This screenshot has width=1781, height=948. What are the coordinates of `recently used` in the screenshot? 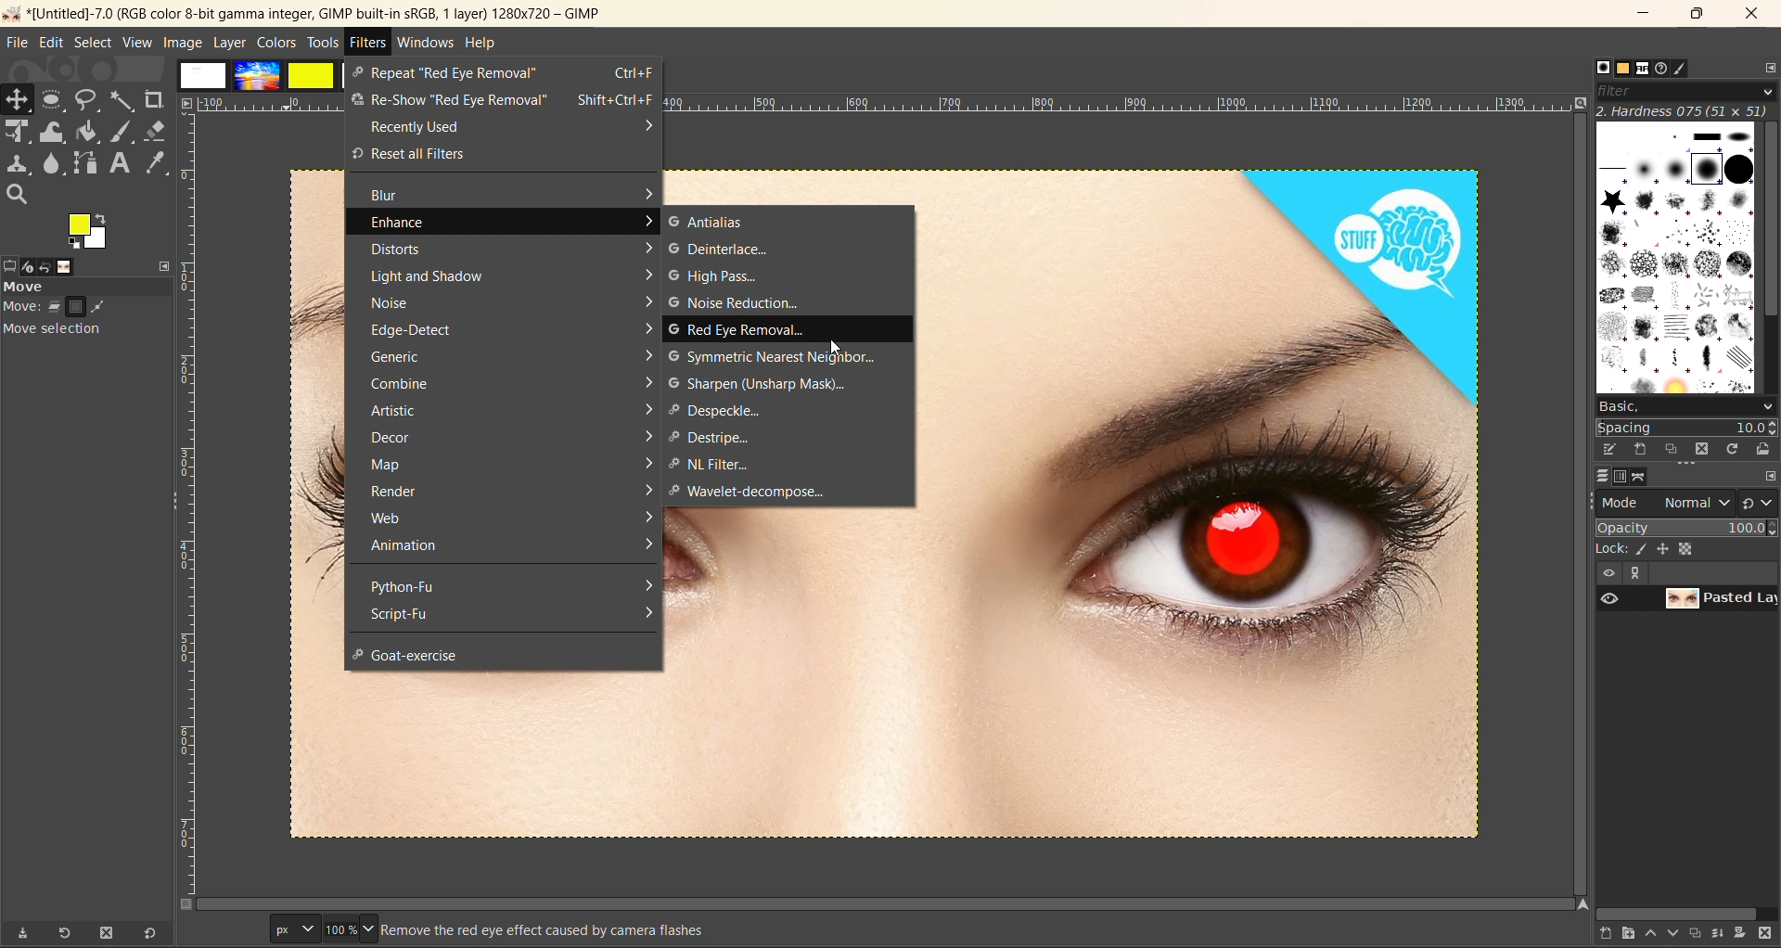 It's located at (503, 124).